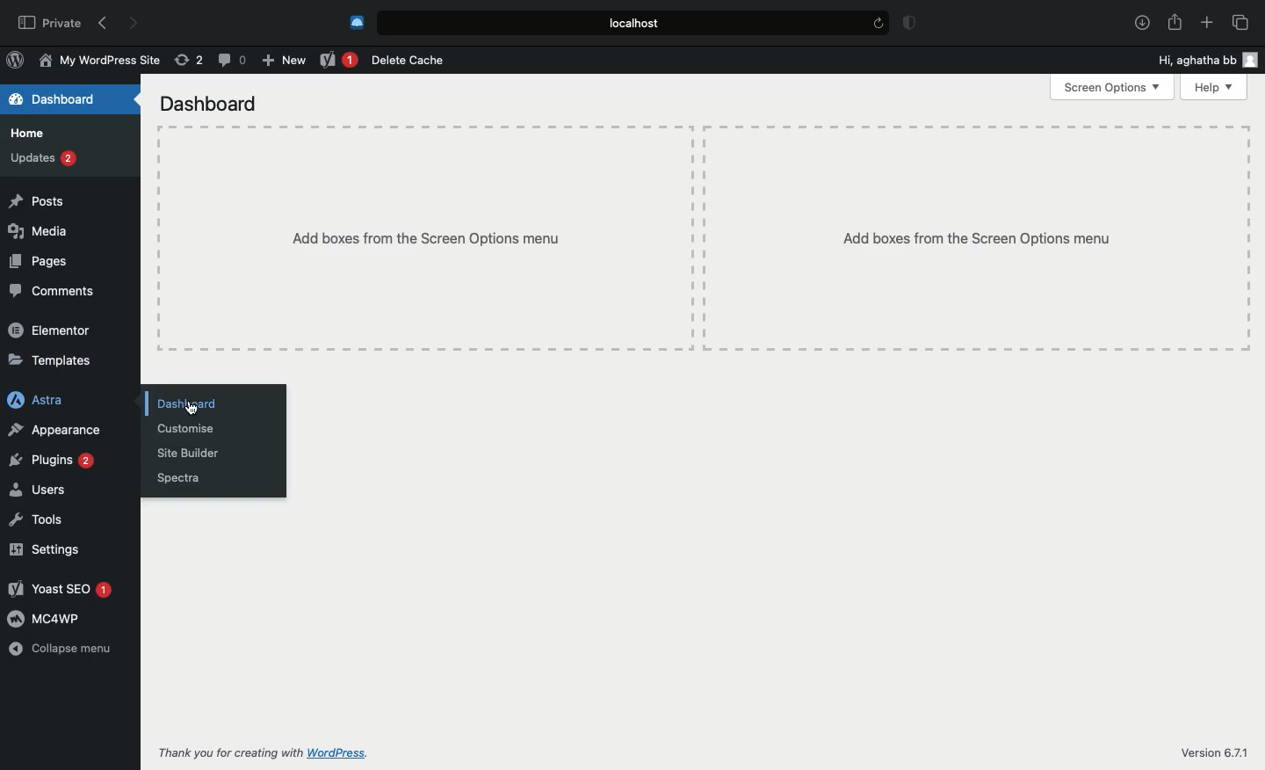  What do you see at coordinates (1241, 22) in the screenshot?
I see `Tabs` at bounding box center [1241, 22].